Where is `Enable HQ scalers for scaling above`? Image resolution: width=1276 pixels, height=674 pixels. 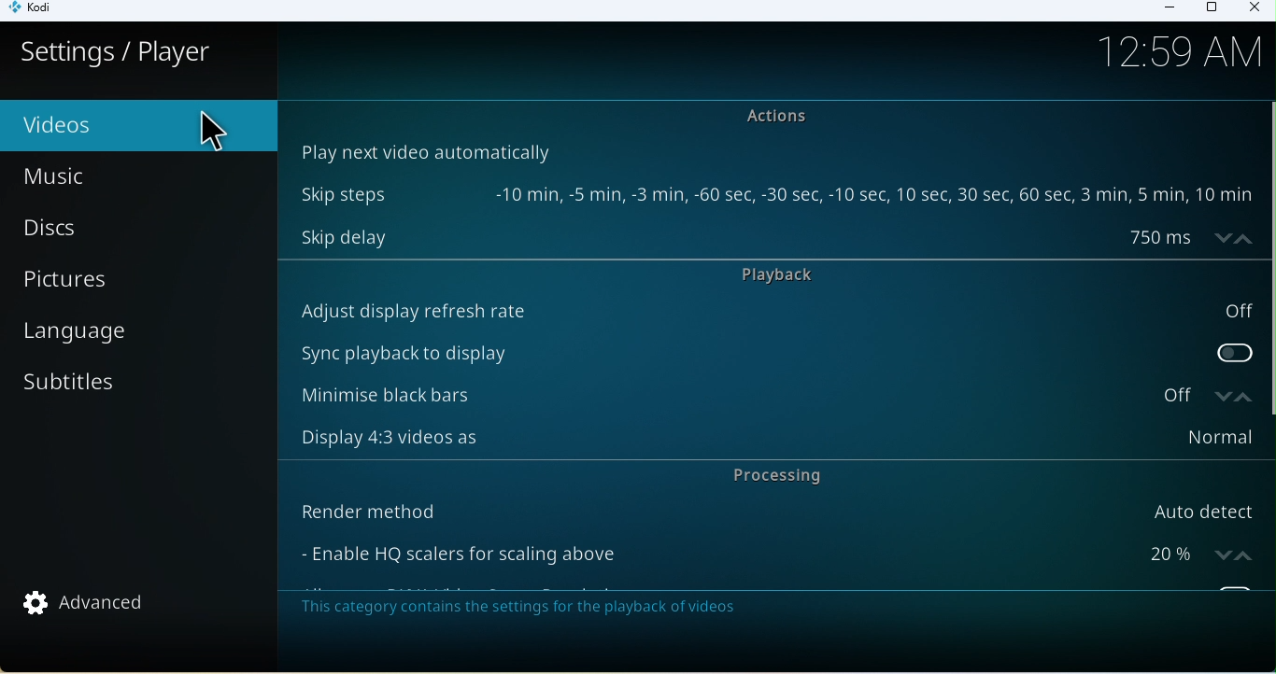
Enable HQ scalers for scaling above is located at coordinates (747, 550).